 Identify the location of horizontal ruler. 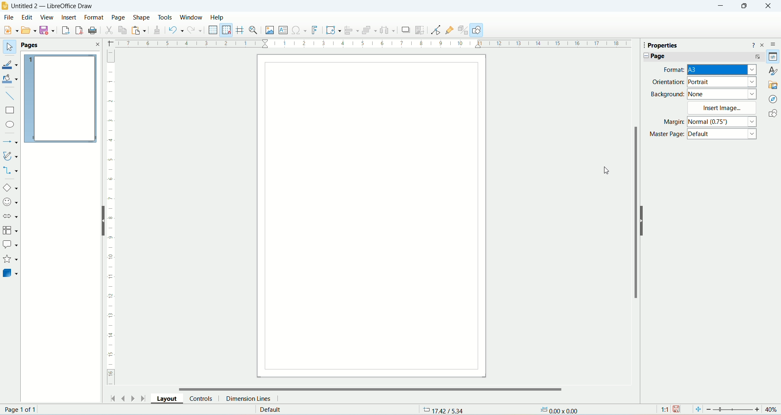
(371, 45).